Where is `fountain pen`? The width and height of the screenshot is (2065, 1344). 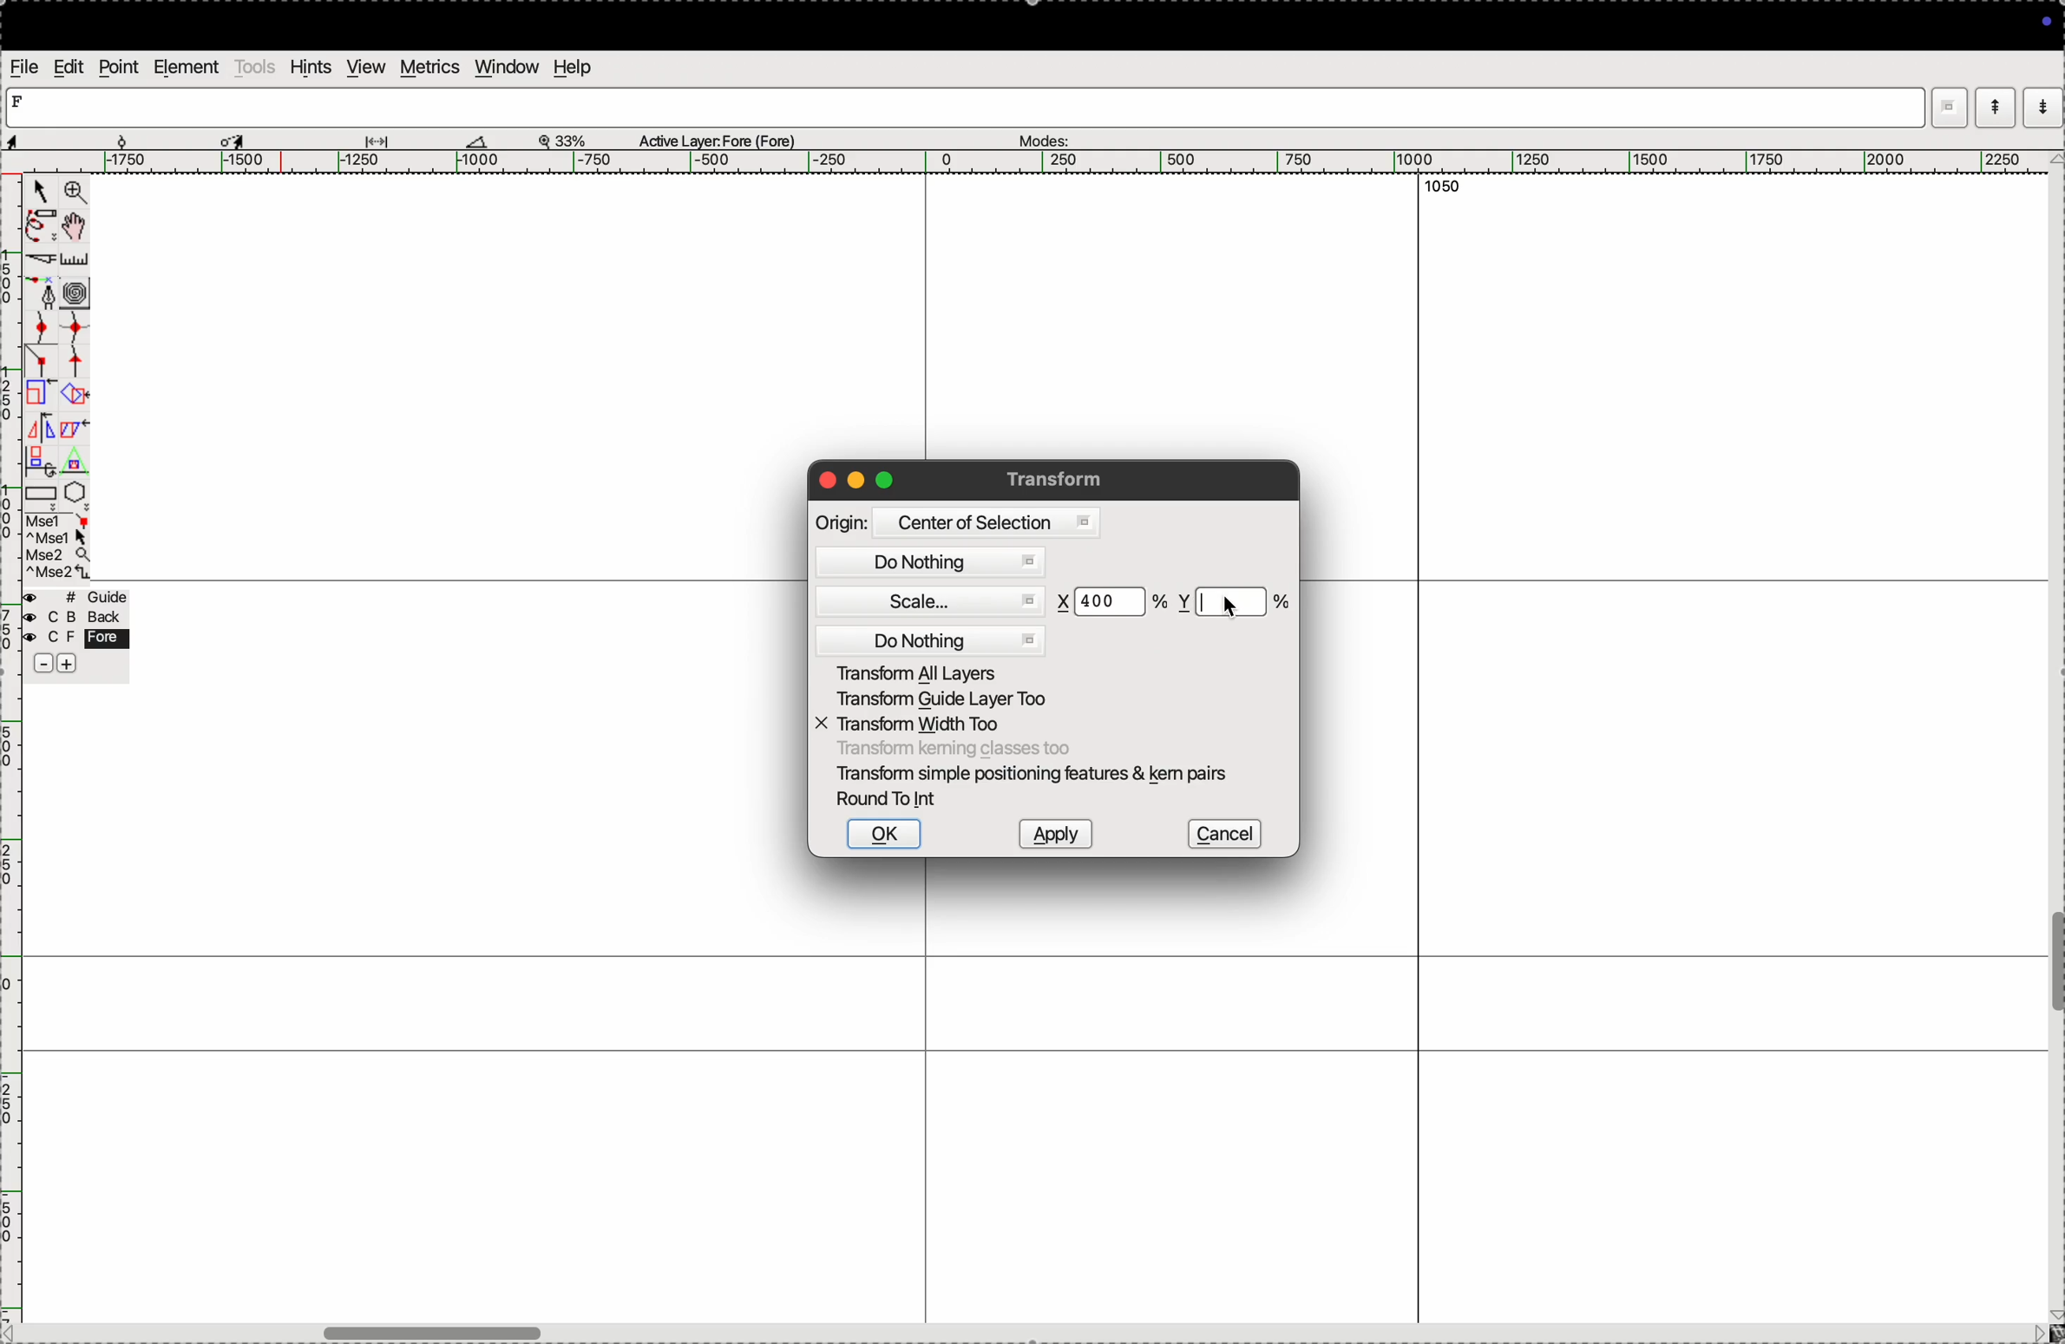
fountain pen is located at coordinates (49, 295).